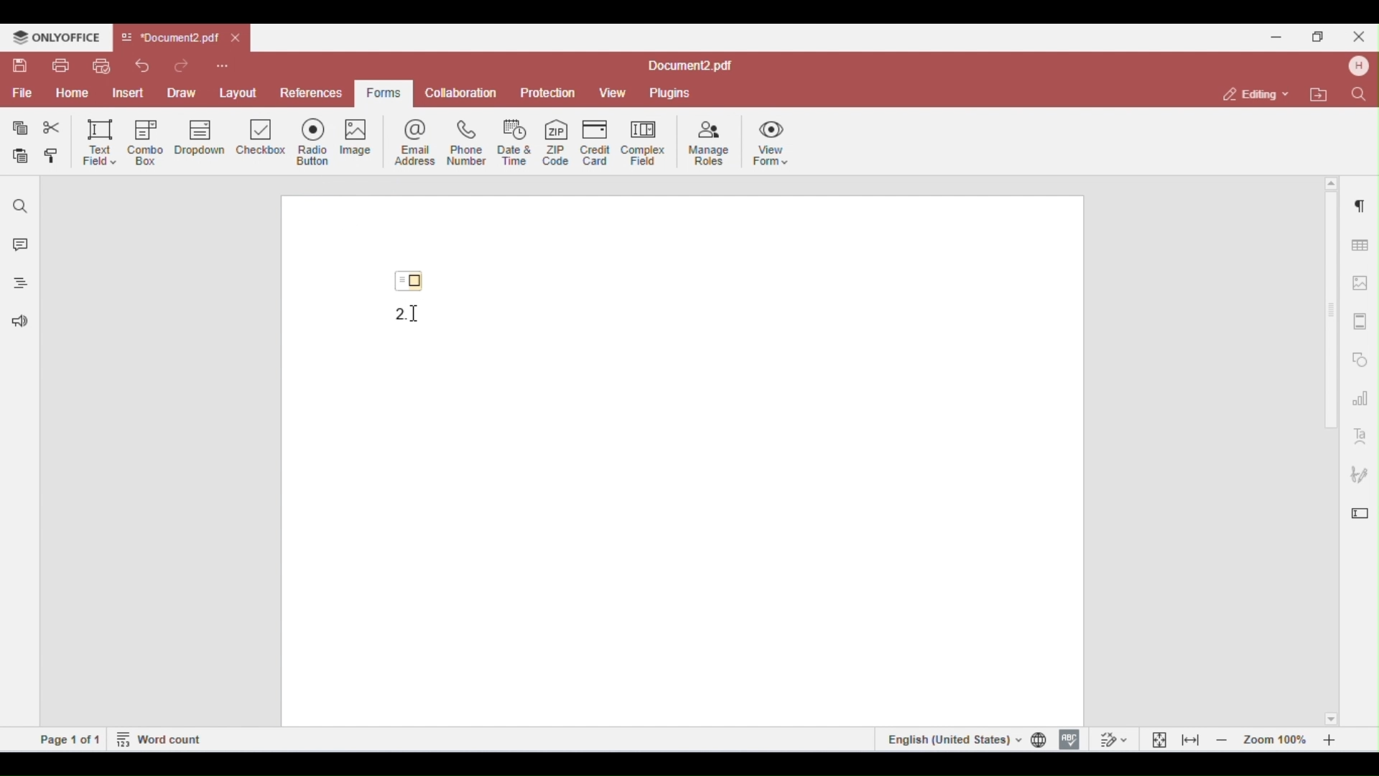 This screenshot has height=776, width=1379. What do you see at coordinates (1332, 320) in the screenshot?
I see `vertical scroll bar` at bounding box center [1332, 320].